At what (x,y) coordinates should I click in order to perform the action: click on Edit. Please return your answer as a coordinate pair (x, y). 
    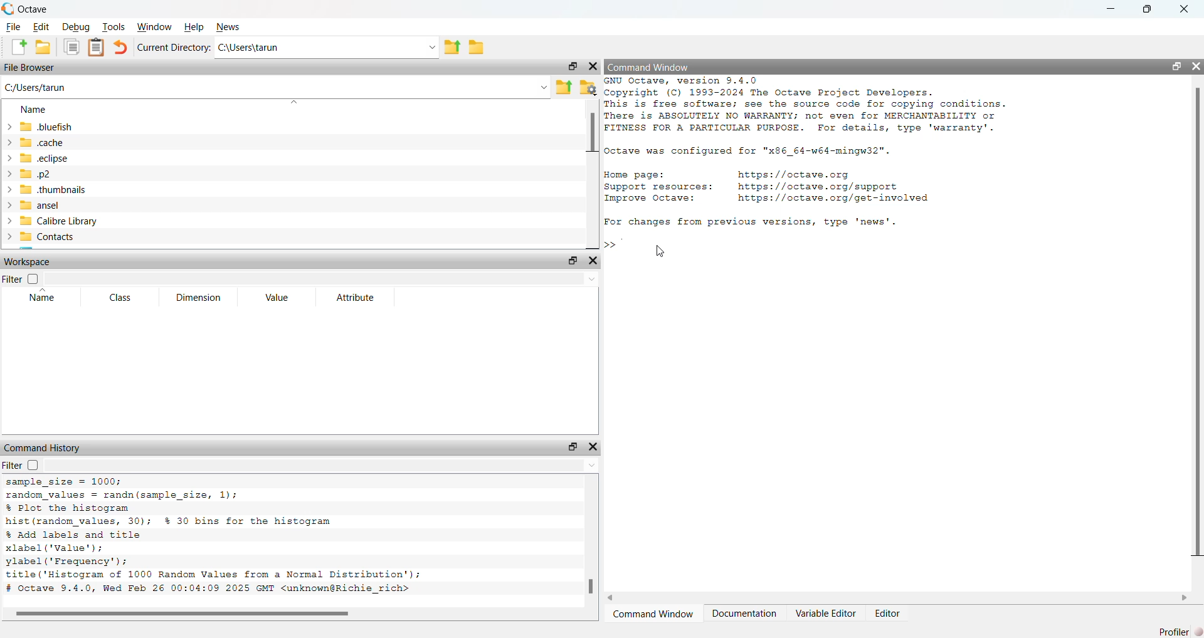
    Looking at the image, I should click on (41, 27).